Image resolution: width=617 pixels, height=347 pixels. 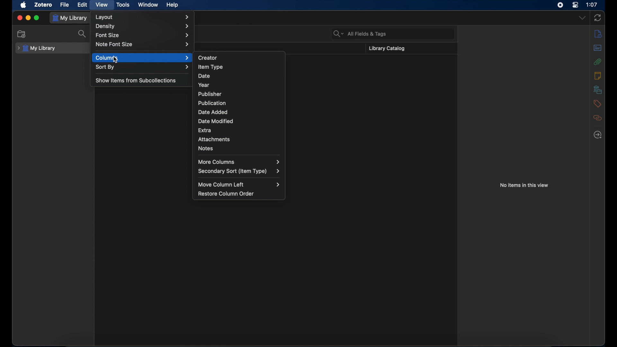 I want to click on date added, so click(x=213, y=112).